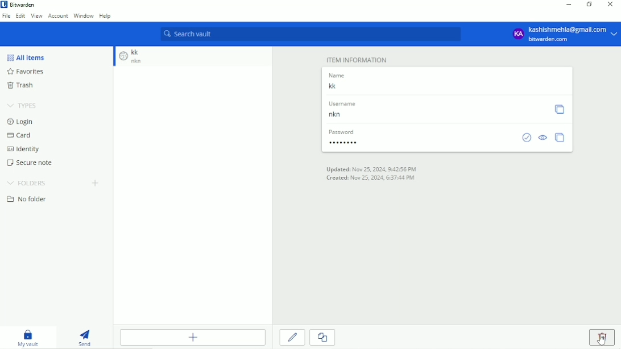  What do you see at coordinates (22, 85) in the screenshot?
I see `Trash` at bounding box center [22, 85].